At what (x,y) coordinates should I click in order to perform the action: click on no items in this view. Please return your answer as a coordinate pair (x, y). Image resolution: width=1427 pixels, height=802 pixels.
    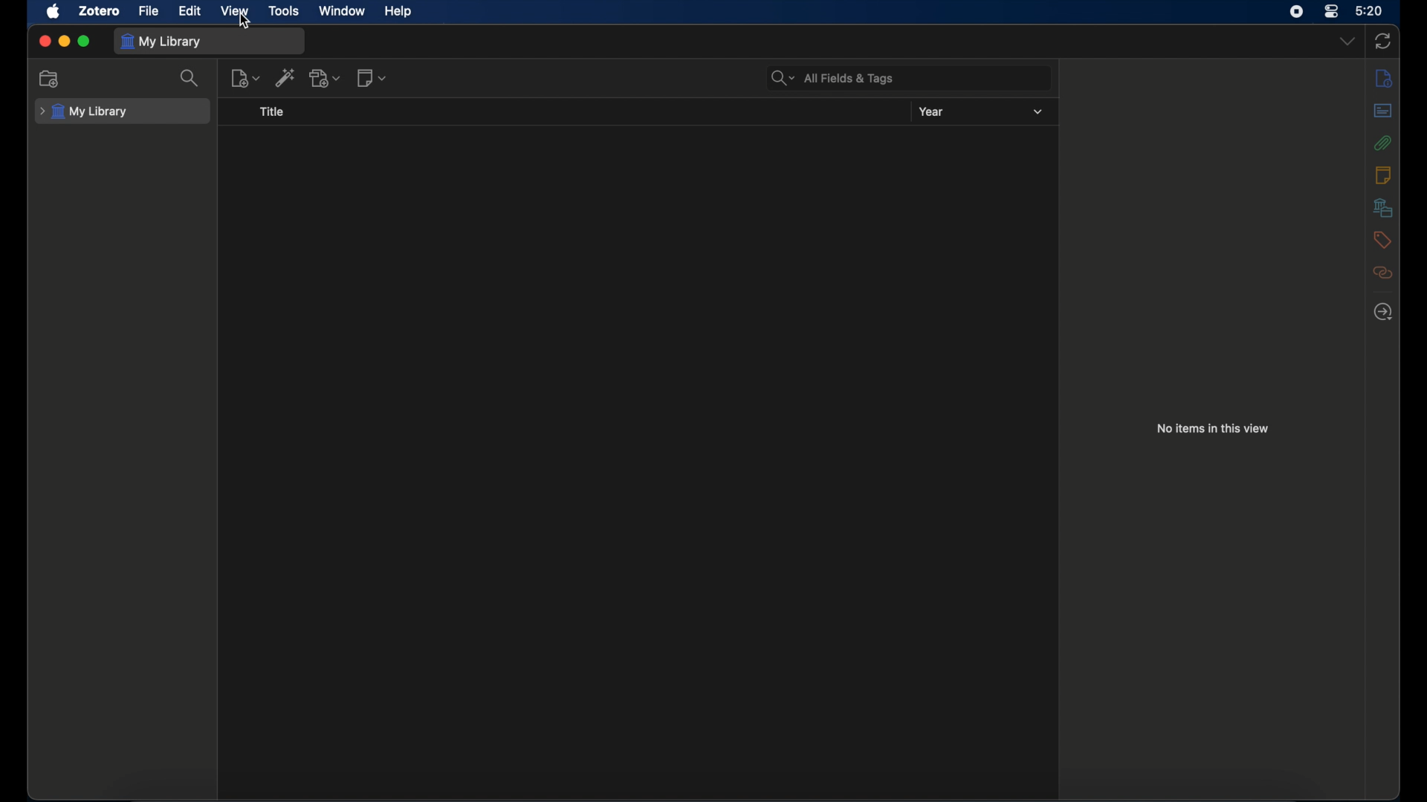
    Looking at the image, I should click on (1211, 428).